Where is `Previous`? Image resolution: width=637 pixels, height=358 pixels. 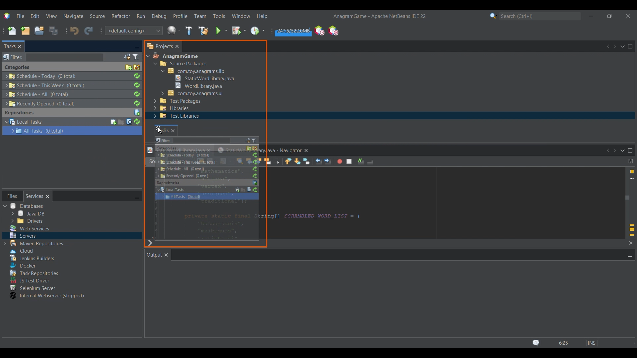
Previous is located at coordinates (608, 46).